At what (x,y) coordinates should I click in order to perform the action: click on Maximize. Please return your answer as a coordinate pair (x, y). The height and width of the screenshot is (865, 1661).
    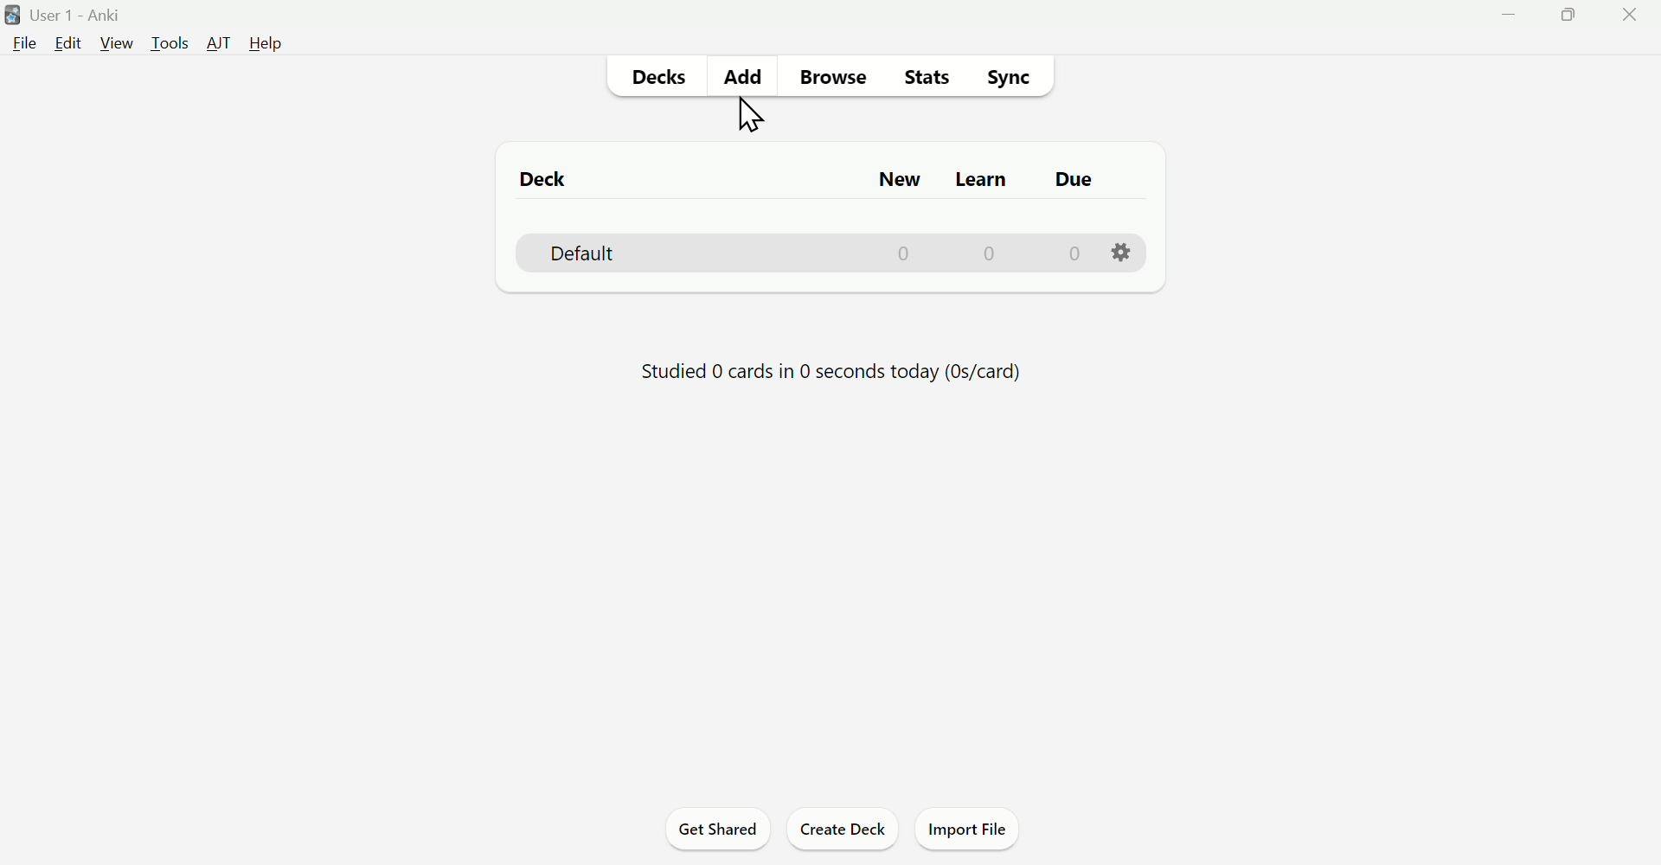
    Looking at the image, I should click on (1567, 16).